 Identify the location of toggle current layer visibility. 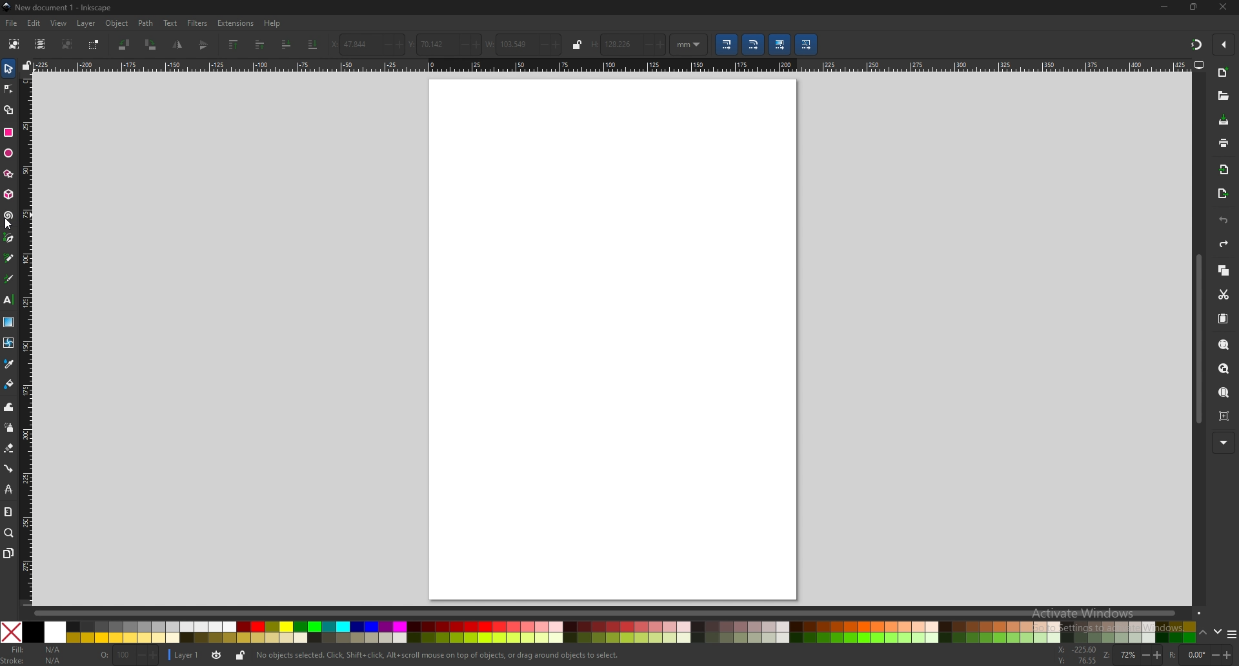
(217, 655).